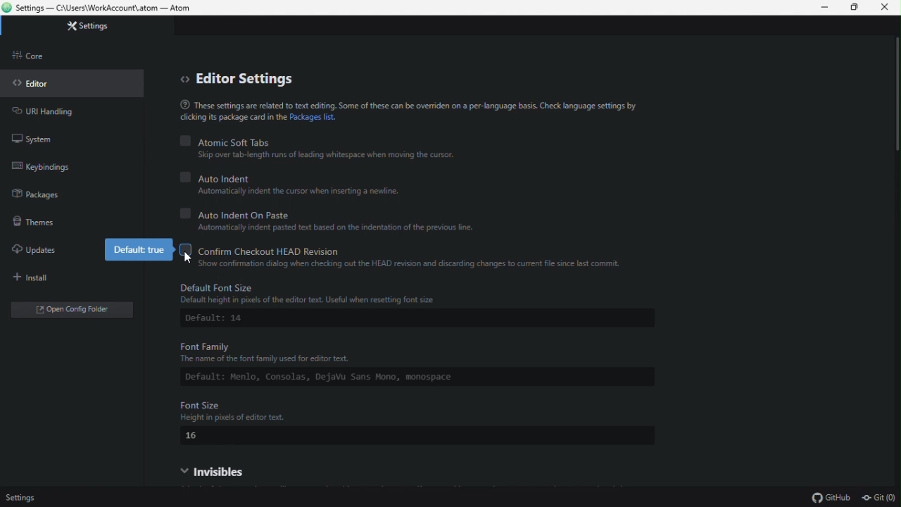  I want to click on Key binding, so click(49, 168).